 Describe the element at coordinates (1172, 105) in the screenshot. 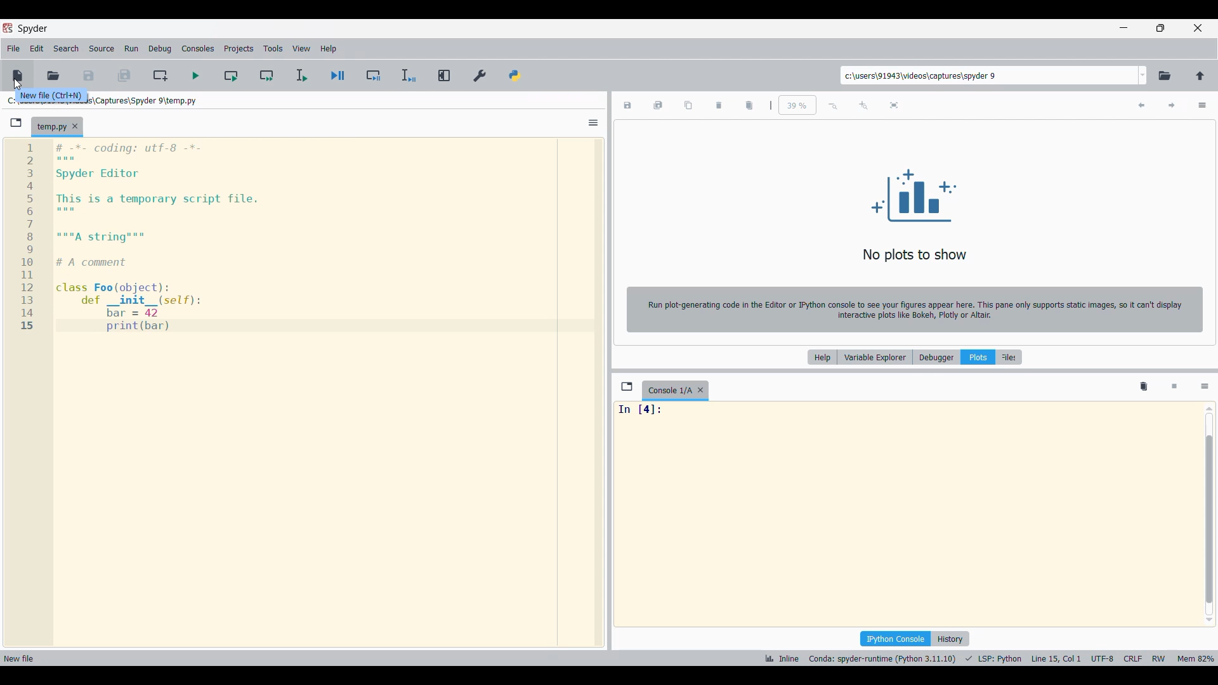

I see `Next plot` at that location.